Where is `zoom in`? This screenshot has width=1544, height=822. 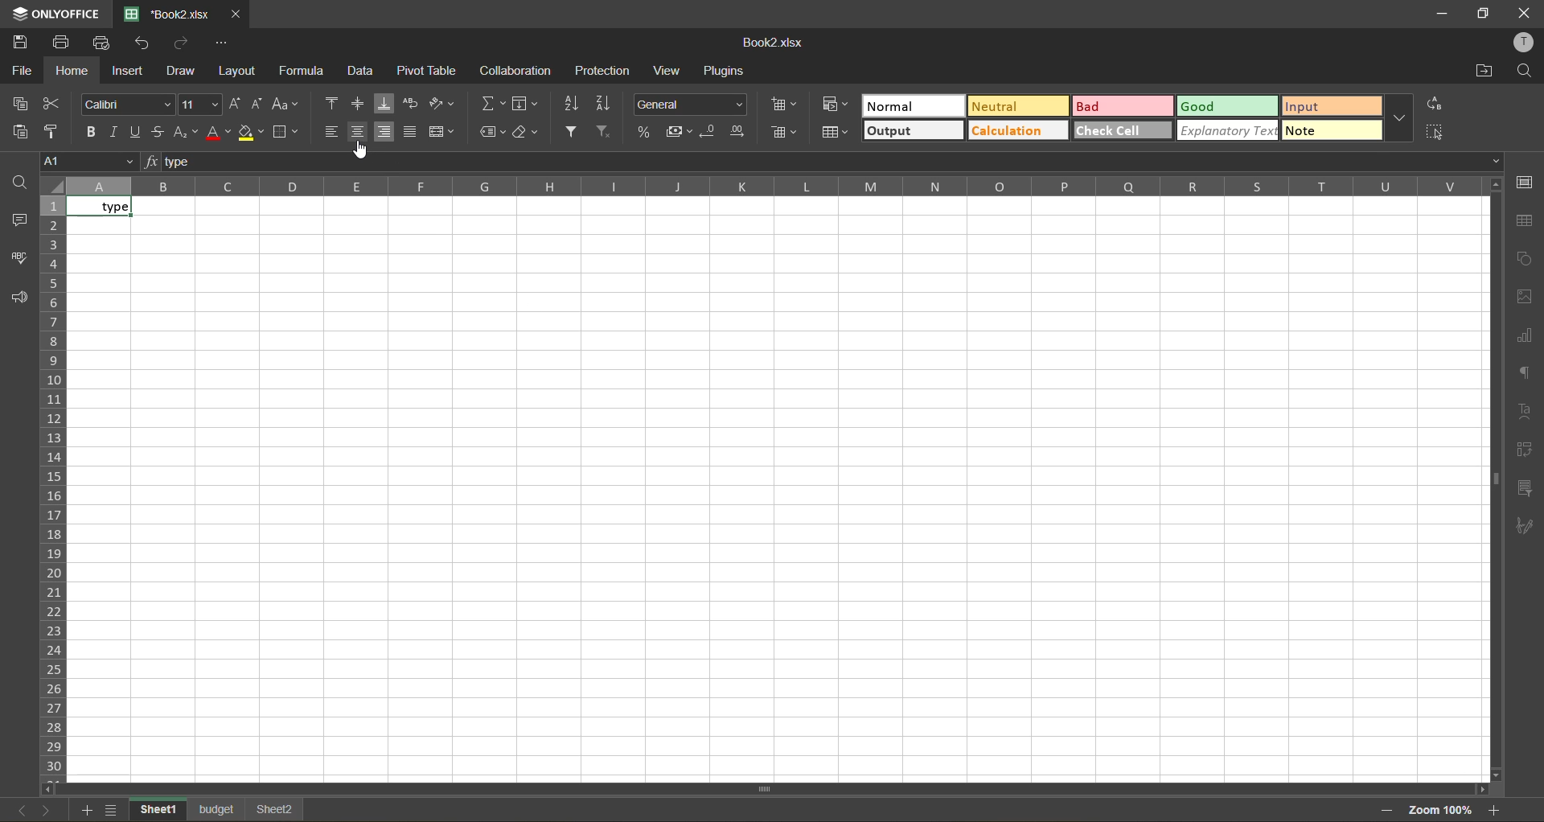
zoom in is located at coordinates (1495, 812).